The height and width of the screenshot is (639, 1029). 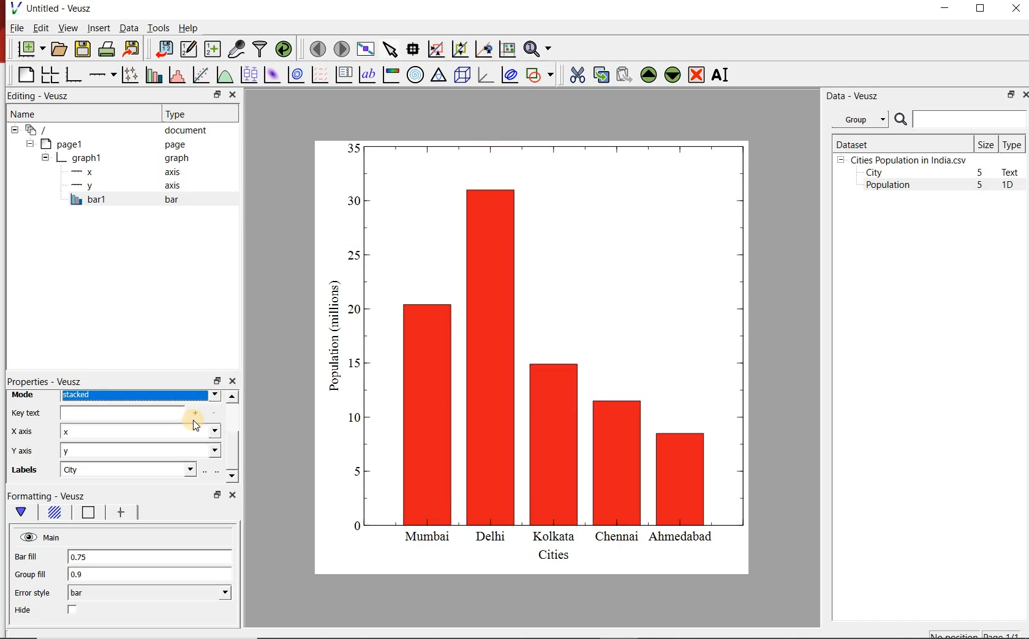 I want to click on select items from the graph or scroll, so click(x=390, y=48).